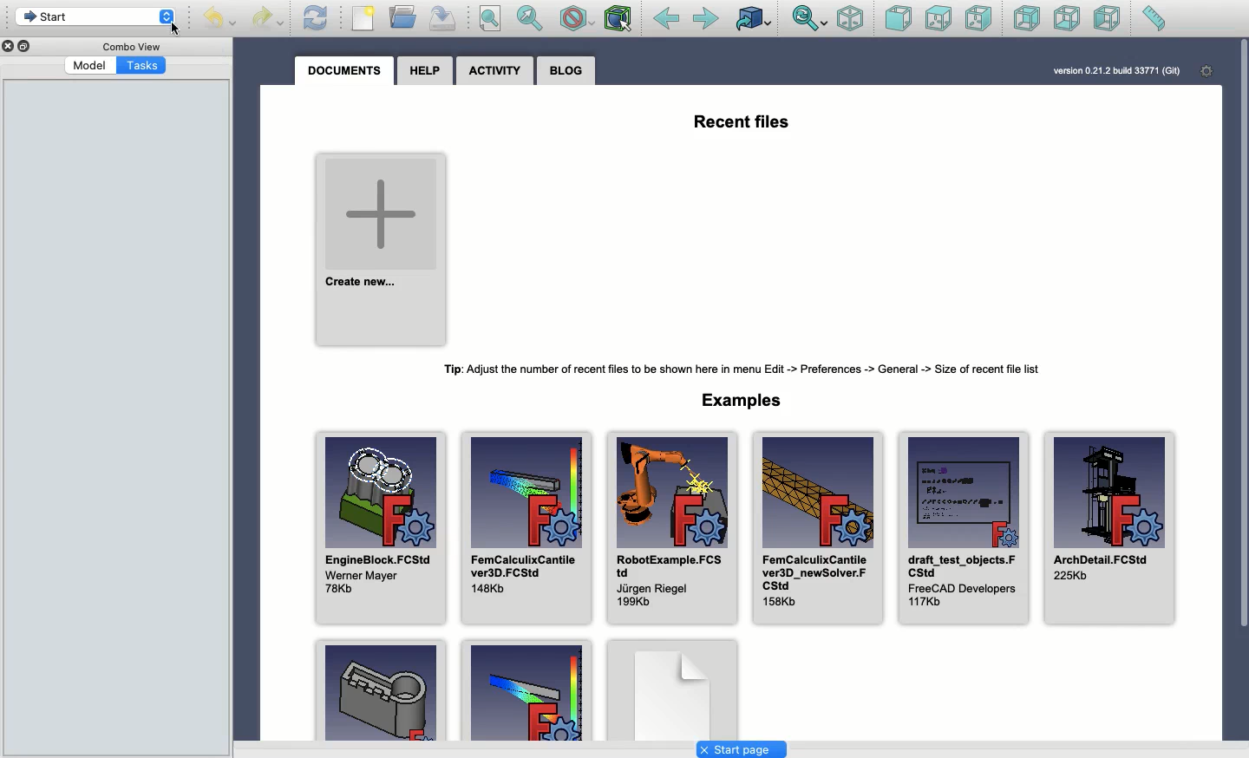 The image size is (1249, 758). Describe the element at coordinates (567, 70) in the screenshot. I see `Blog` at that location.